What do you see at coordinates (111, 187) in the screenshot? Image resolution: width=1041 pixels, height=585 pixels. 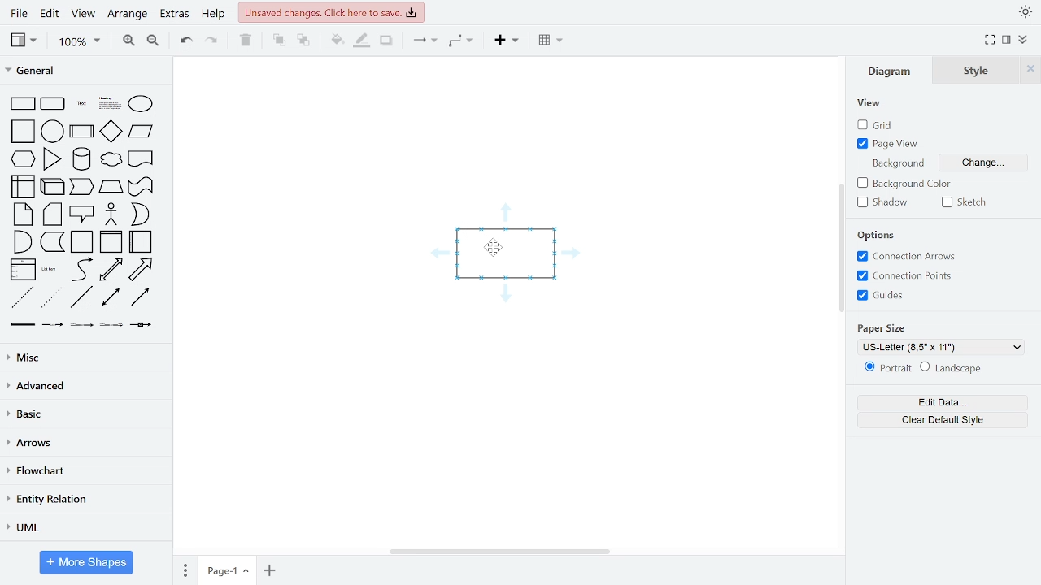 I see `step` at bounding box center [111, 187].